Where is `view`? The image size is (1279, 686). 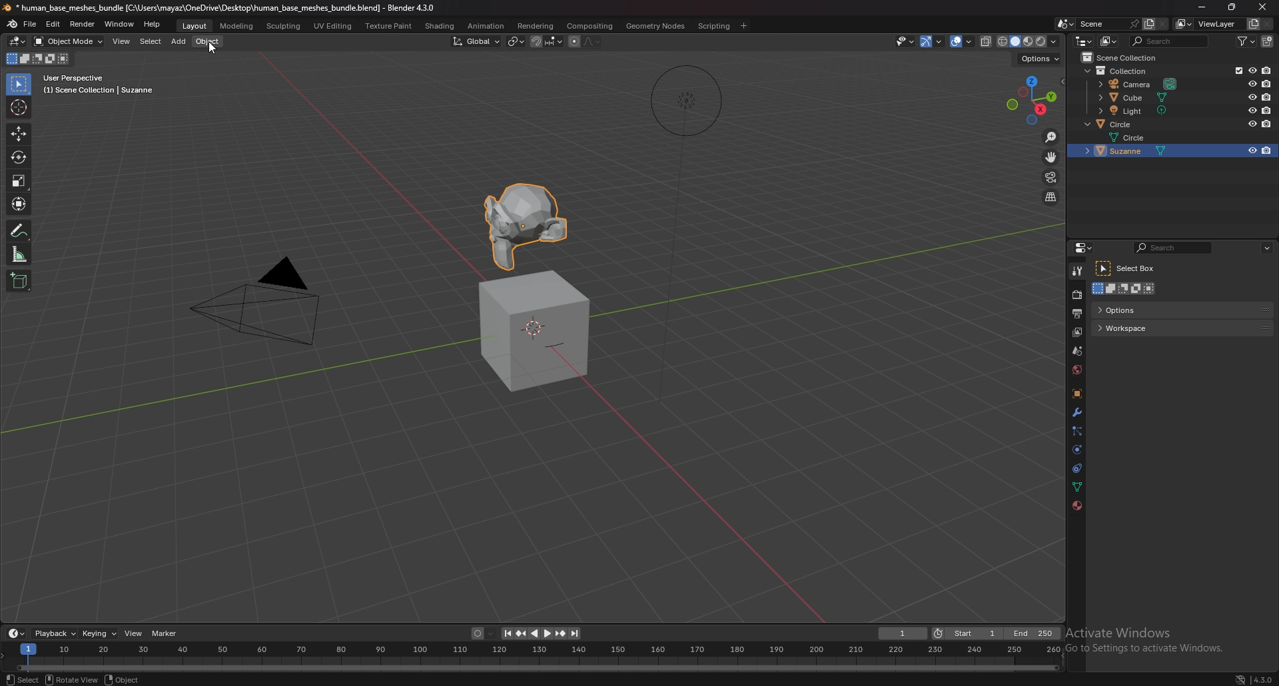 view is located at coordinates (123, 41).